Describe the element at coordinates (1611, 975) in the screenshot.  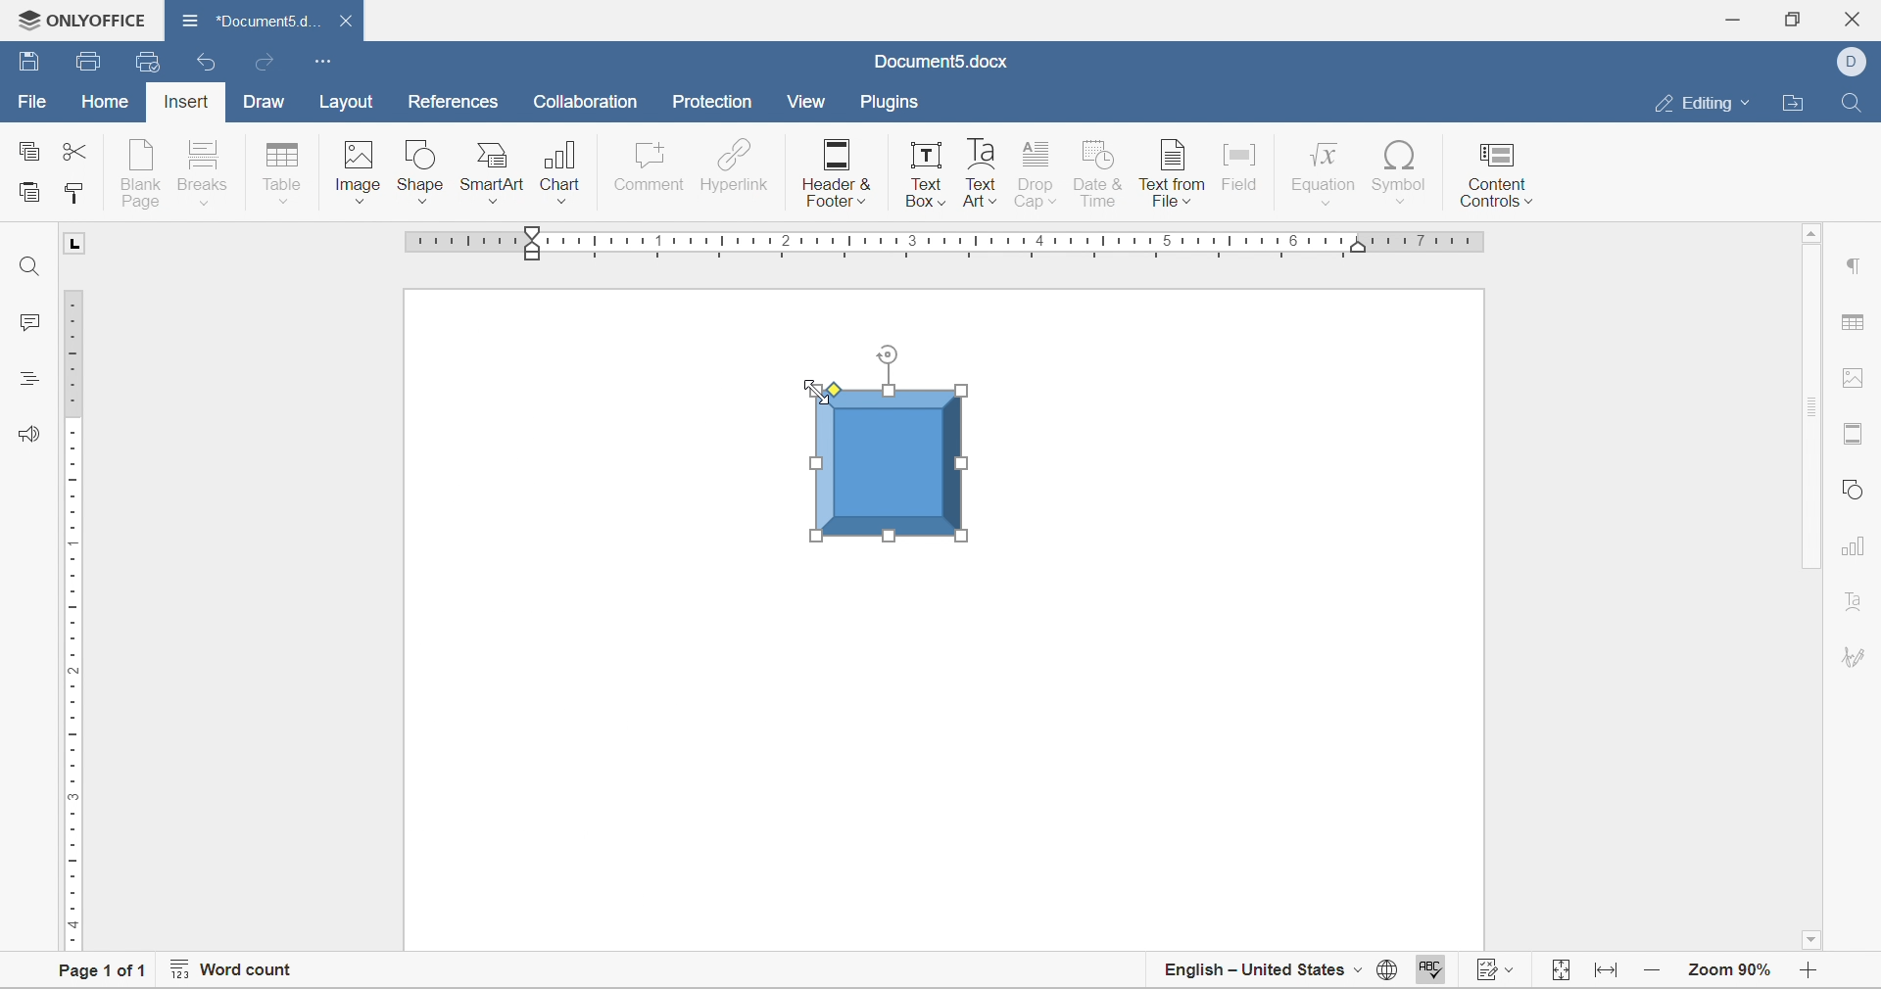
I see `fit to width` at that location.